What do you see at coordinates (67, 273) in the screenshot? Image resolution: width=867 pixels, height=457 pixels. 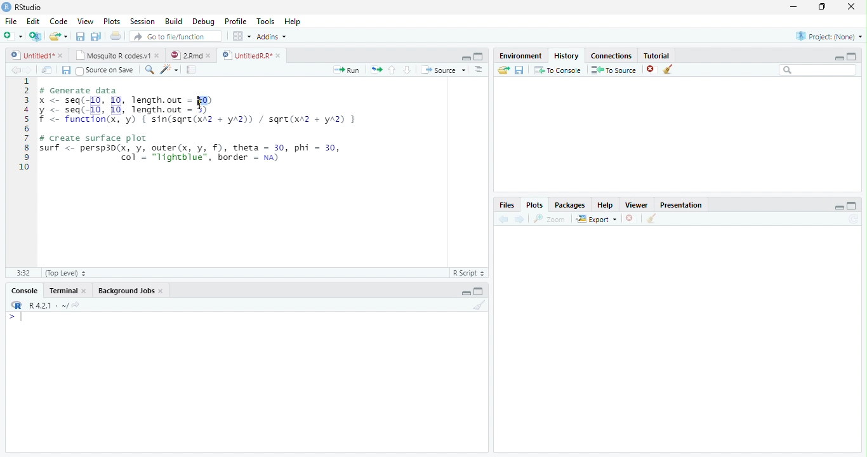 I see `(Top Level)` at bounding box center [67, 273].